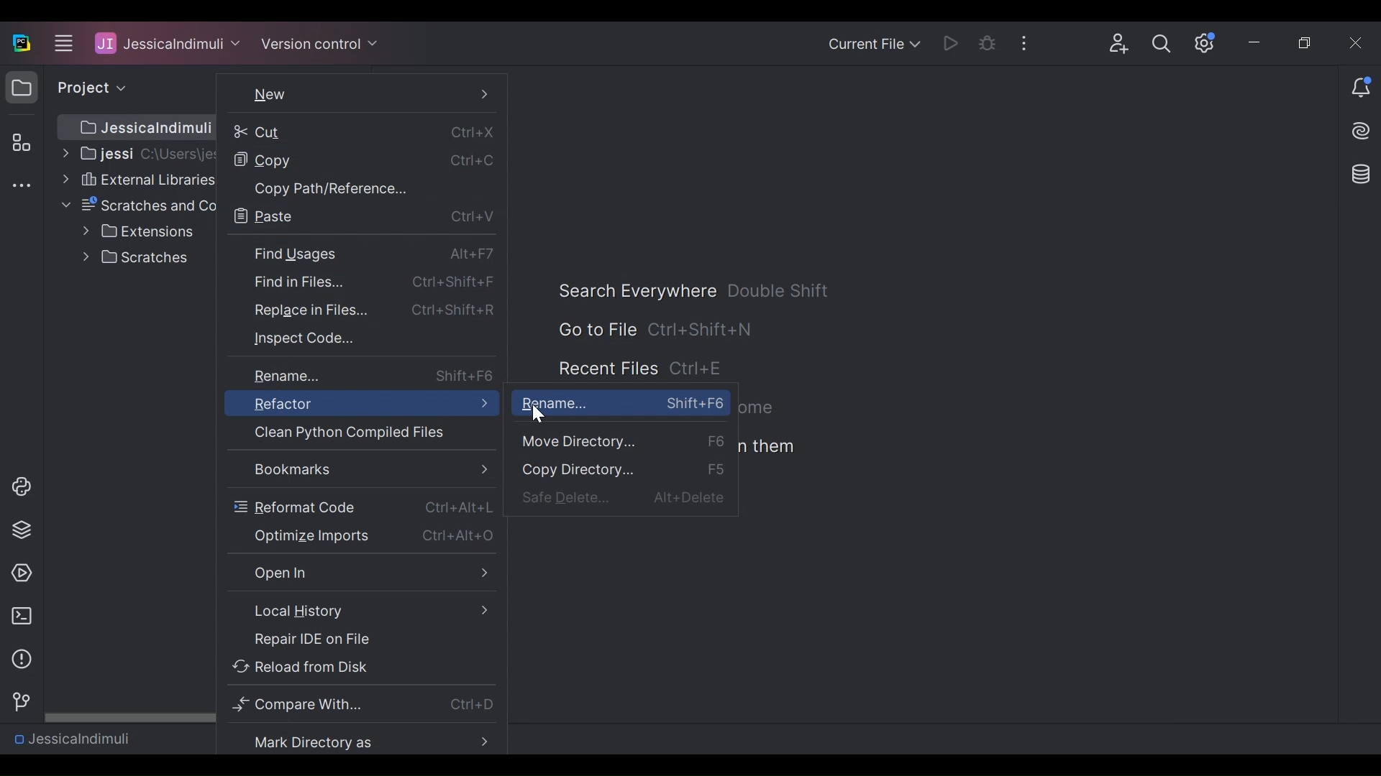 This screenshot has width=1381, height=776. I want to click on More Options, so click(1029, 42).